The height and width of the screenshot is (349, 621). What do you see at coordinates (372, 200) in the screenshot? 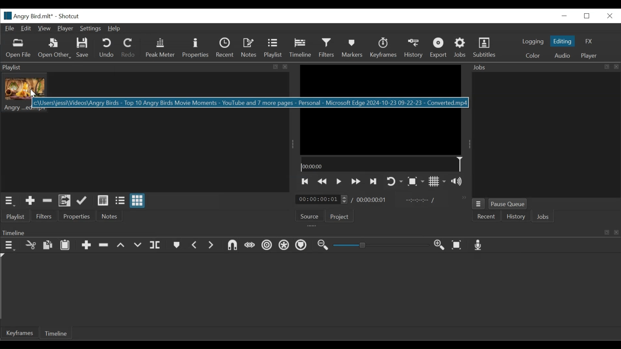
I see `Total Duration` at bounding box center [372, 200].